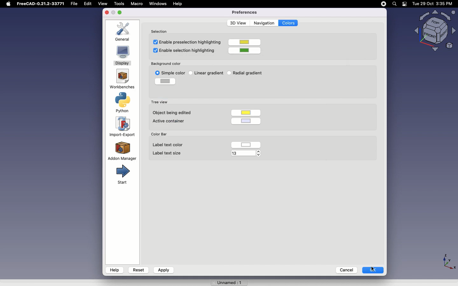 Image resolution: width=458 pixels, height=286 pixels. What do you see at coordinates (123, 127) in the screenshot?
I see `Import-Export` at bounding box center [123, 127].